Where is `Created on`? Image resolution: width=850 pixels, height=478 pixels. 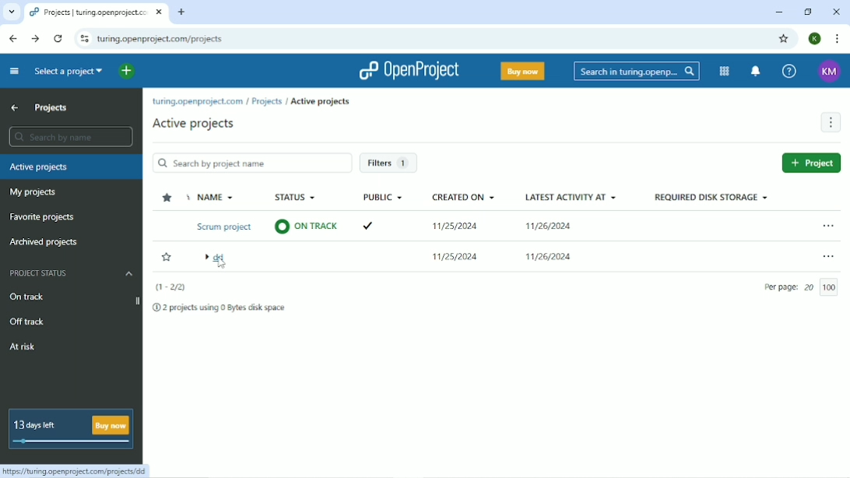 Created on is located at coordinates (465, 196).